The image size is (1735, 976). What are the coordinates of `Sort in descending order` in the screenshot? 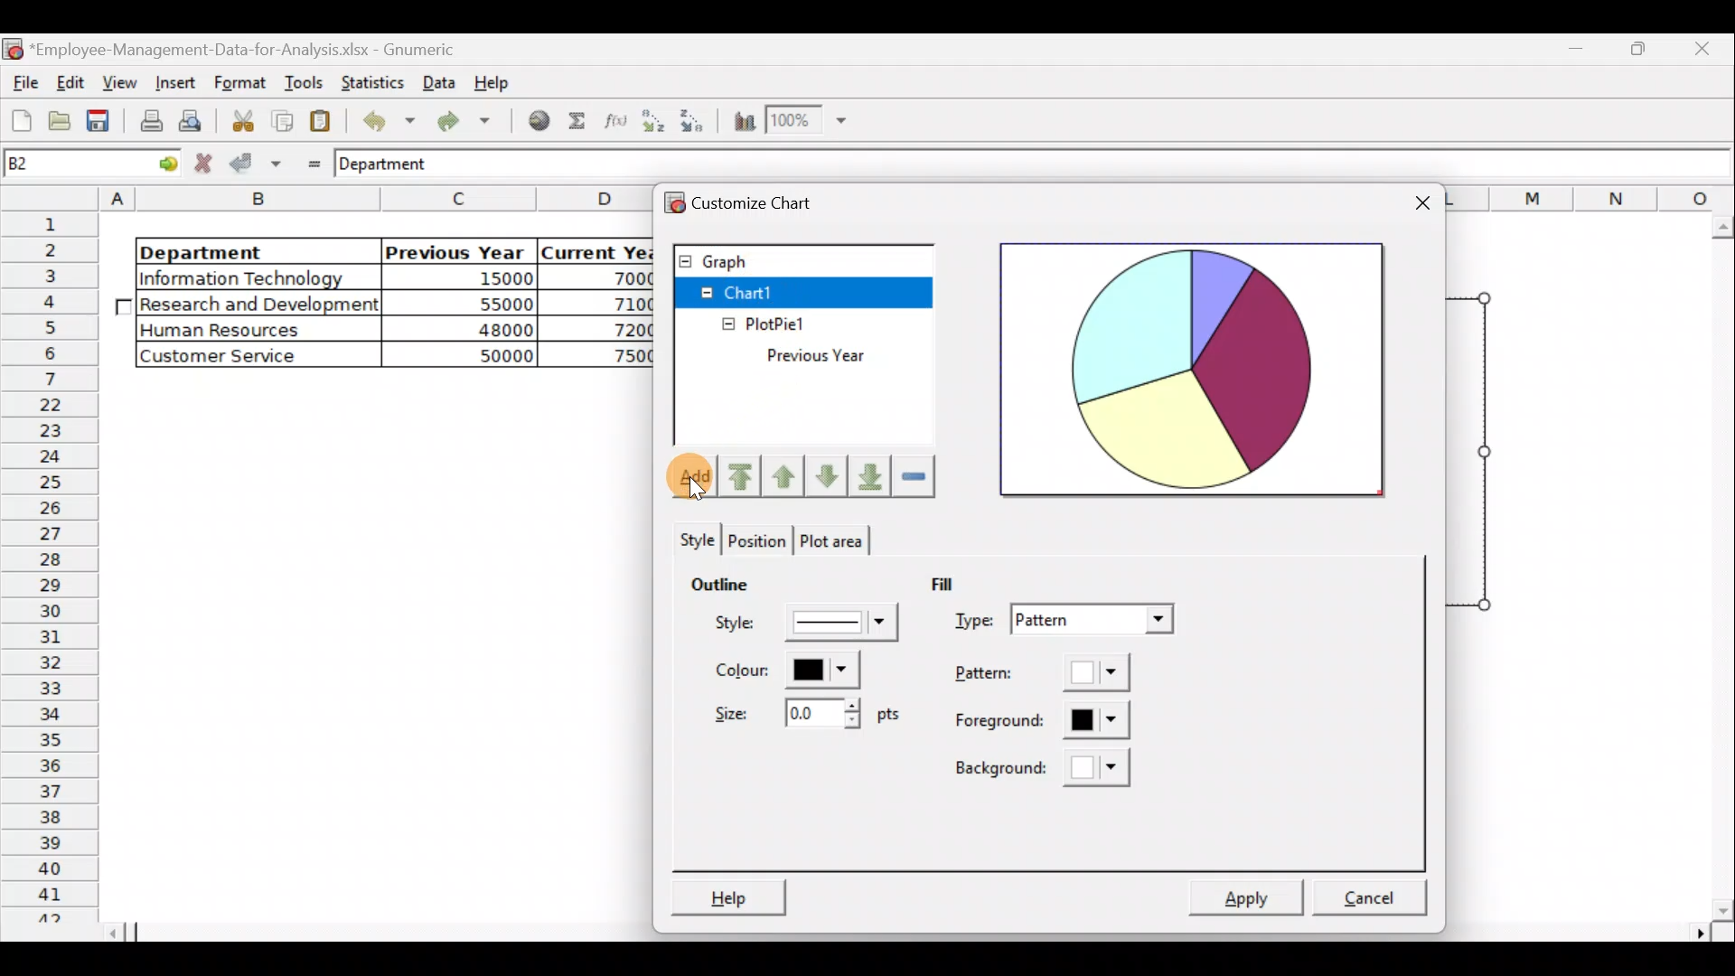 It's located at (694, 121).